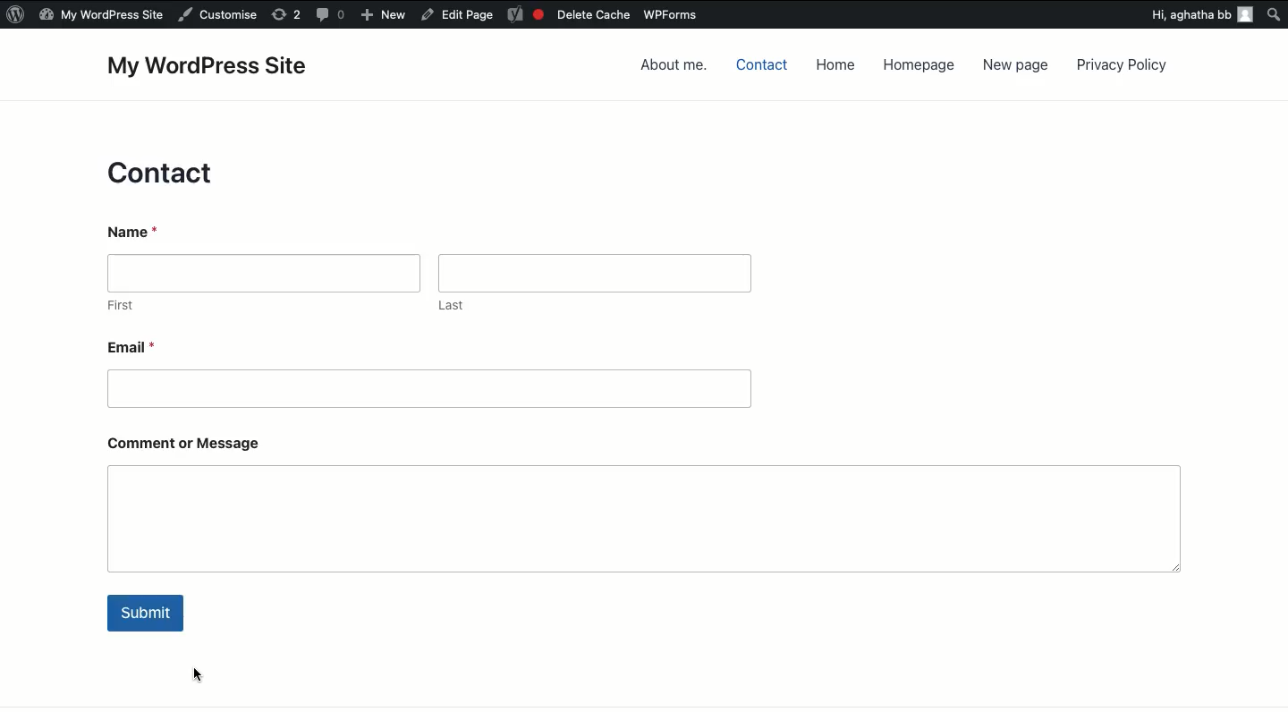 Image resolution: width=1288 pixels, height=712 pixels. Describe the element at coordinates (682, 15) in the screenshot. I see `WPForms.` at that location.